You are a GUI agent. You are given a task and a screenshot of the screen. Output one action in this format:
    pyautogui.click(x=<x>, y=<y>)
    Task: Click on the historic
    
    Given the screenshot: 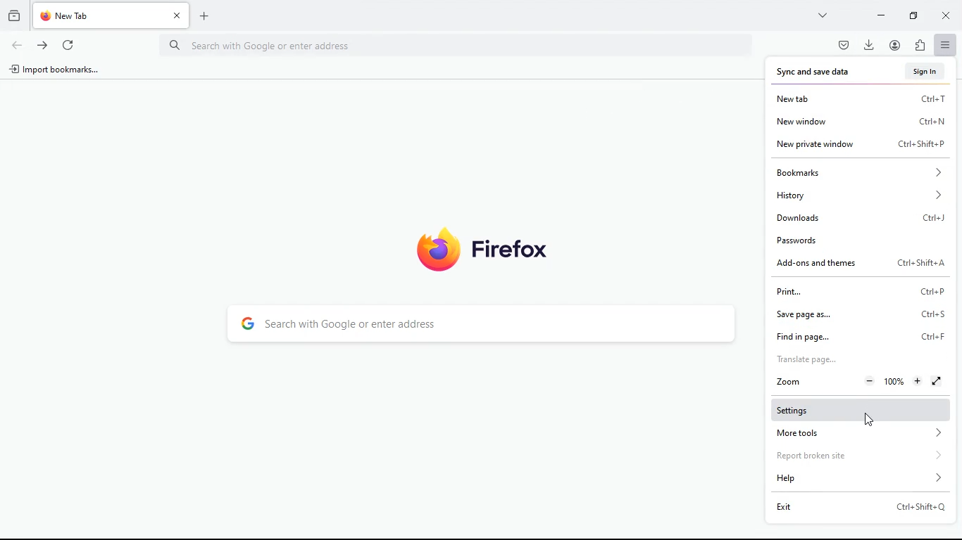 What is the action you would take?
    pyautogui.click(x=16, y=15)
    